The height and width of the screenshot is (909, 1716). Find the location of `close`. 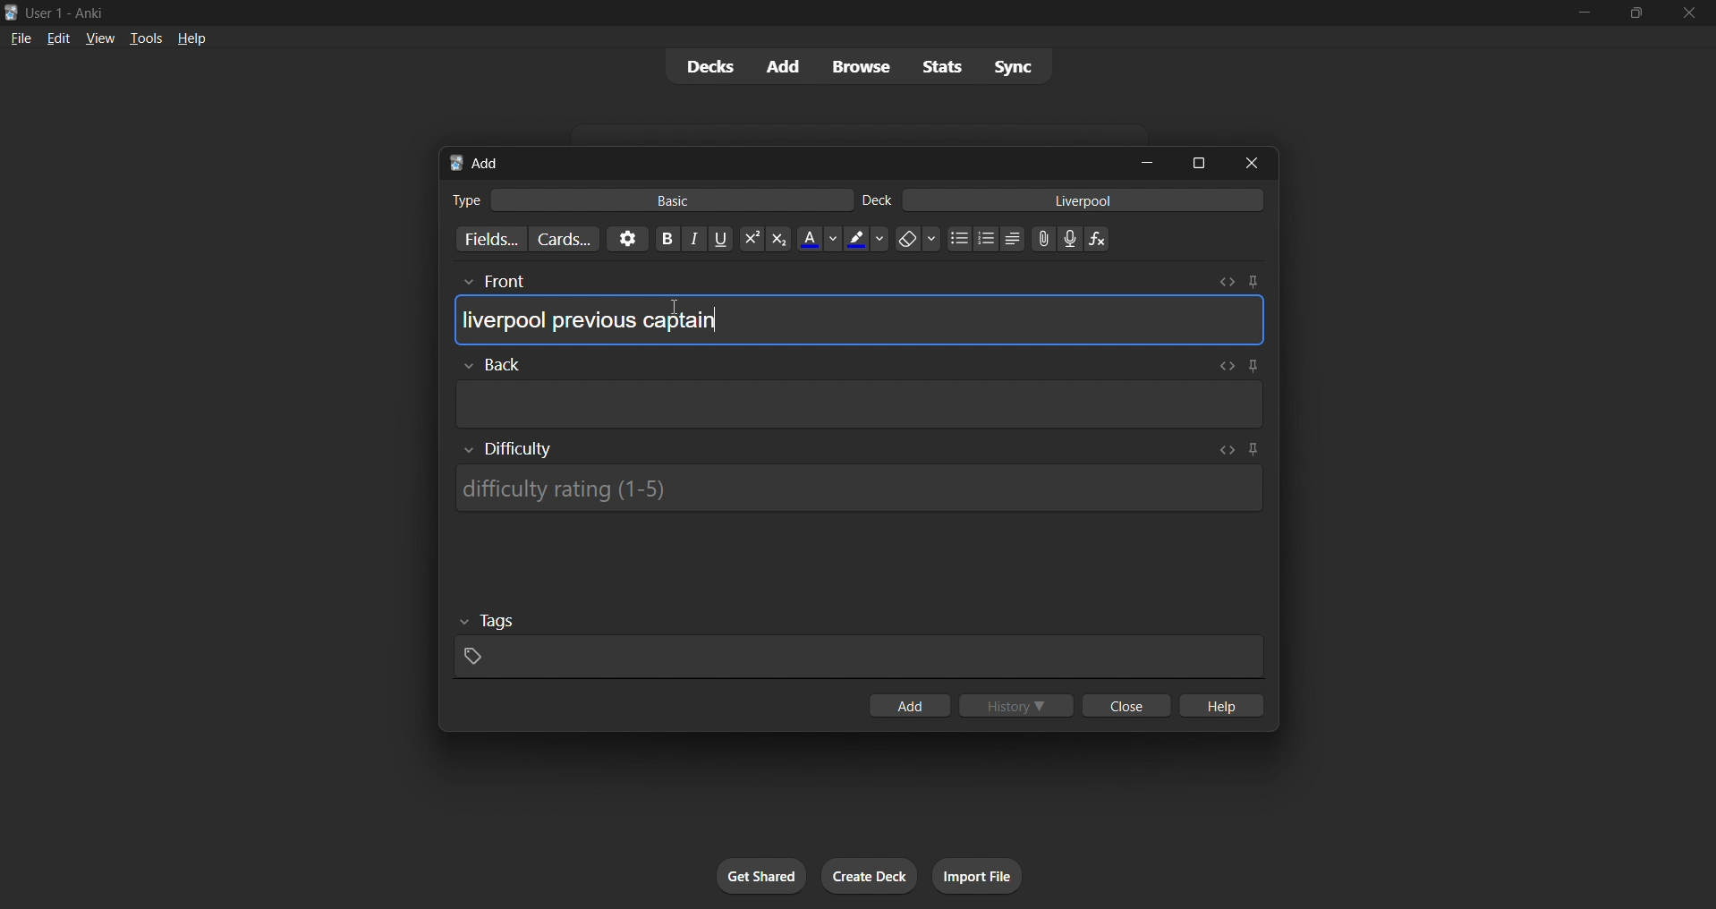

close is located at coordinates (1257, 162).